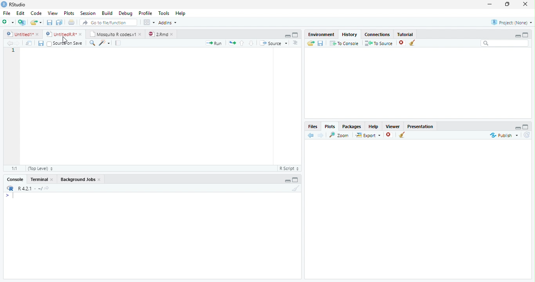 The image size is (535, 282). Describe the element at coordinates (40, 43) in the screenshot. I see `Save` at that location.